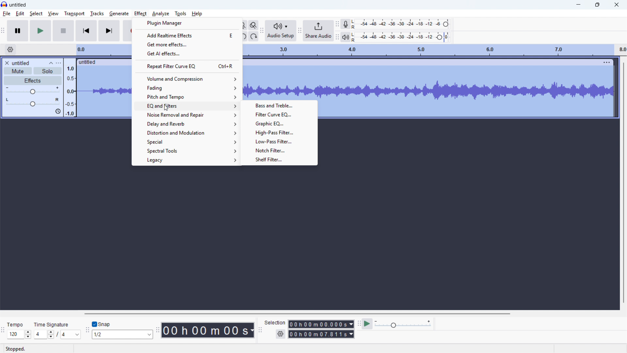 The image size is (627, 353). Describe the element at coordinates (21, 63) in the screenshot. I see `track title` at that location.